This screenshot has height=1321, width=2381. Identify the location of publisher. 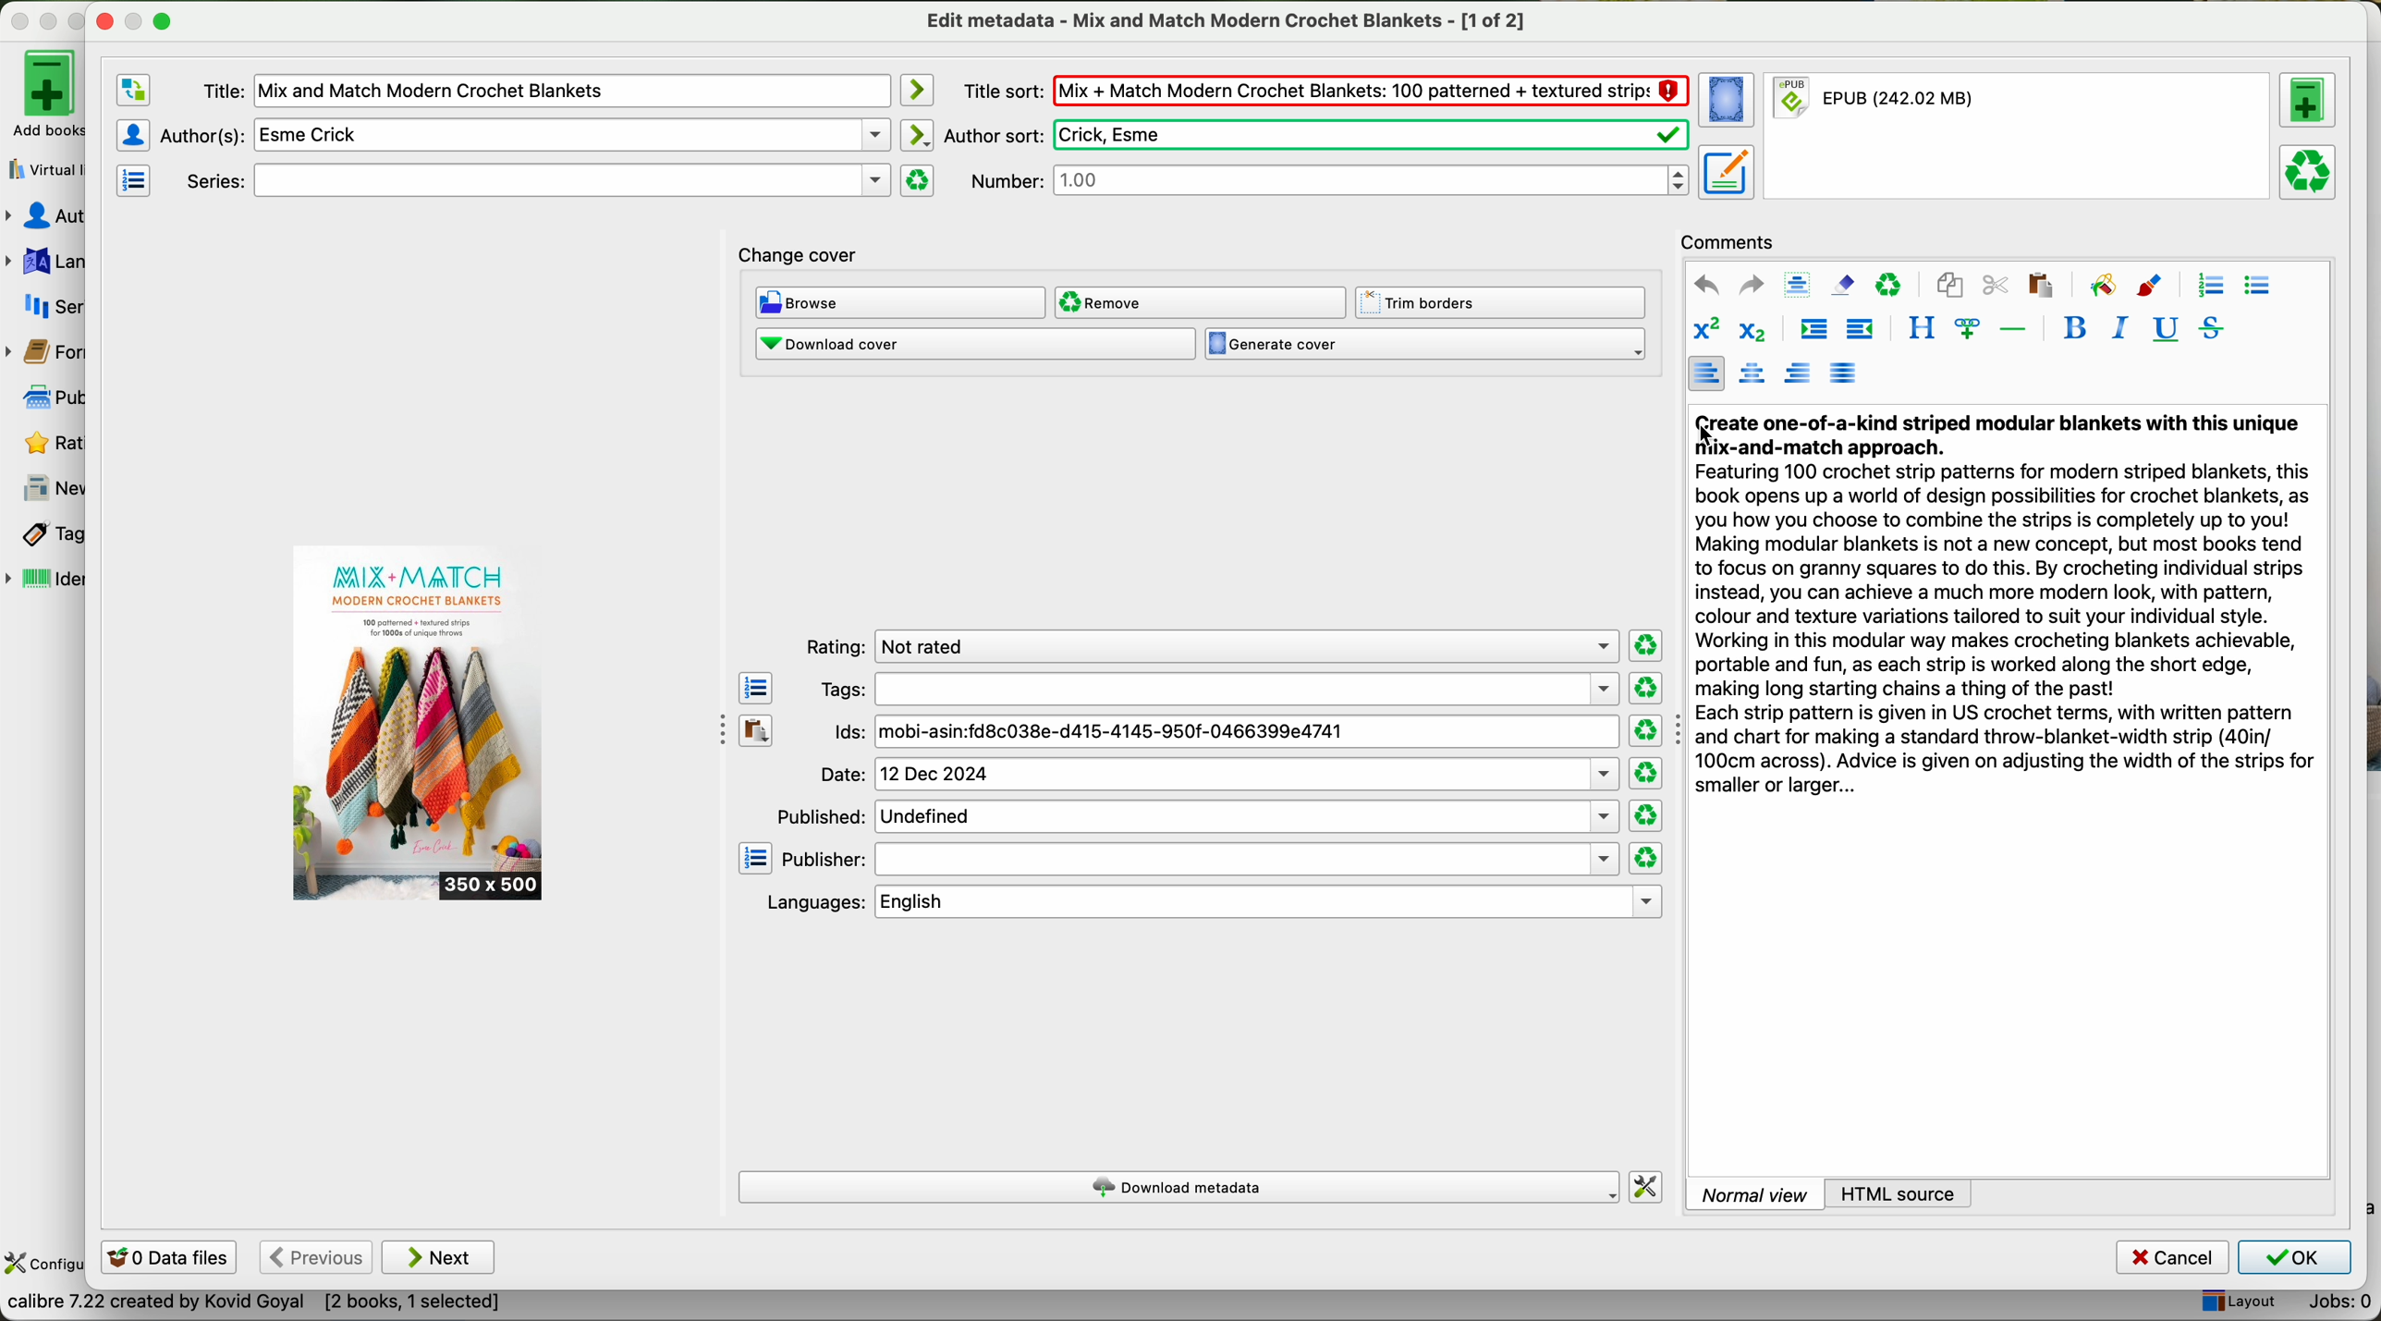
(1201, 860).